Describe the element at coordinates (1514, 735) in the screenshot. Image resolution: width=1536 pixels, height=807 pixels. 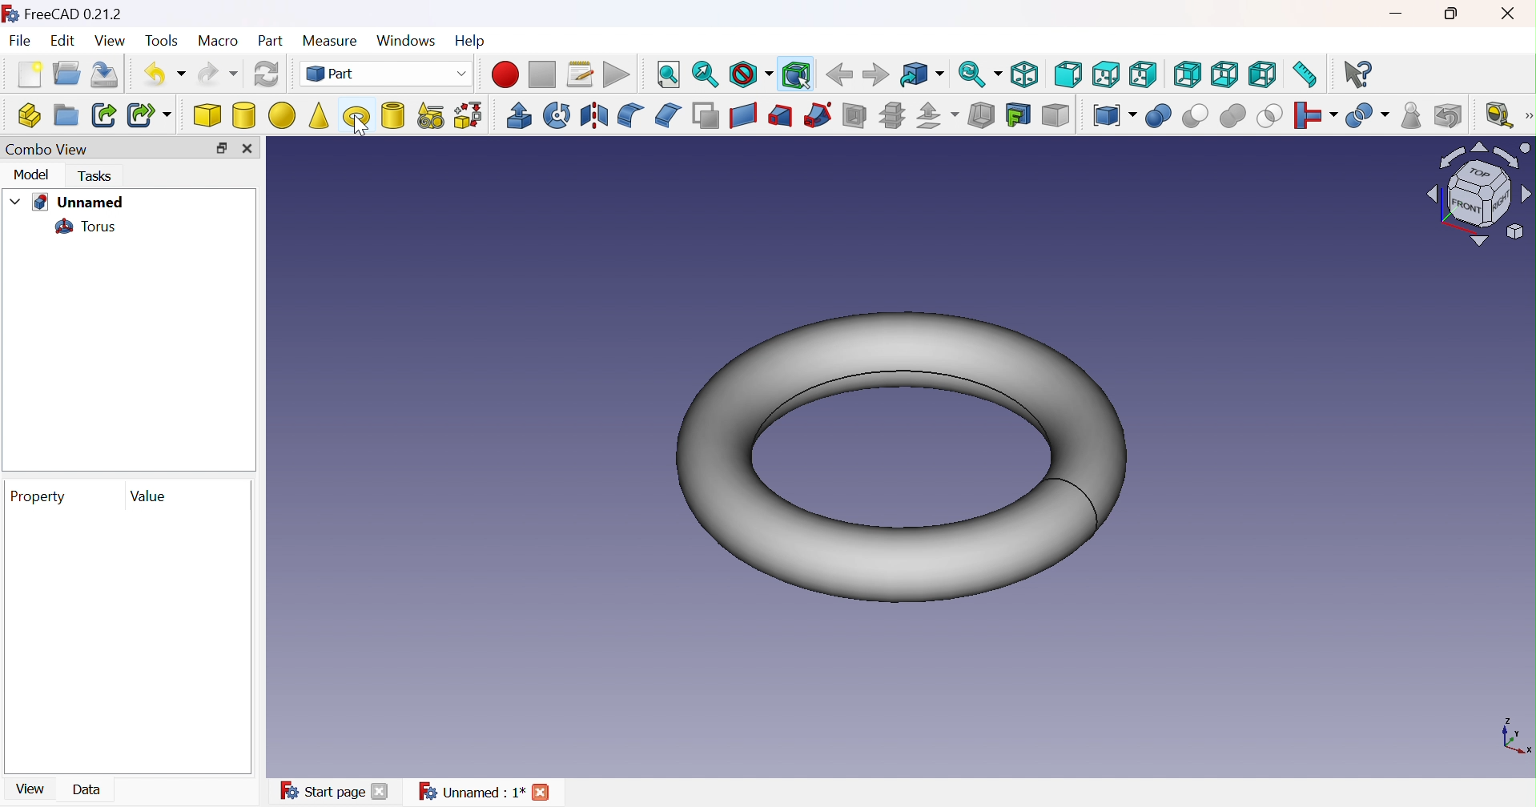
I see `x, y axis` at that location.